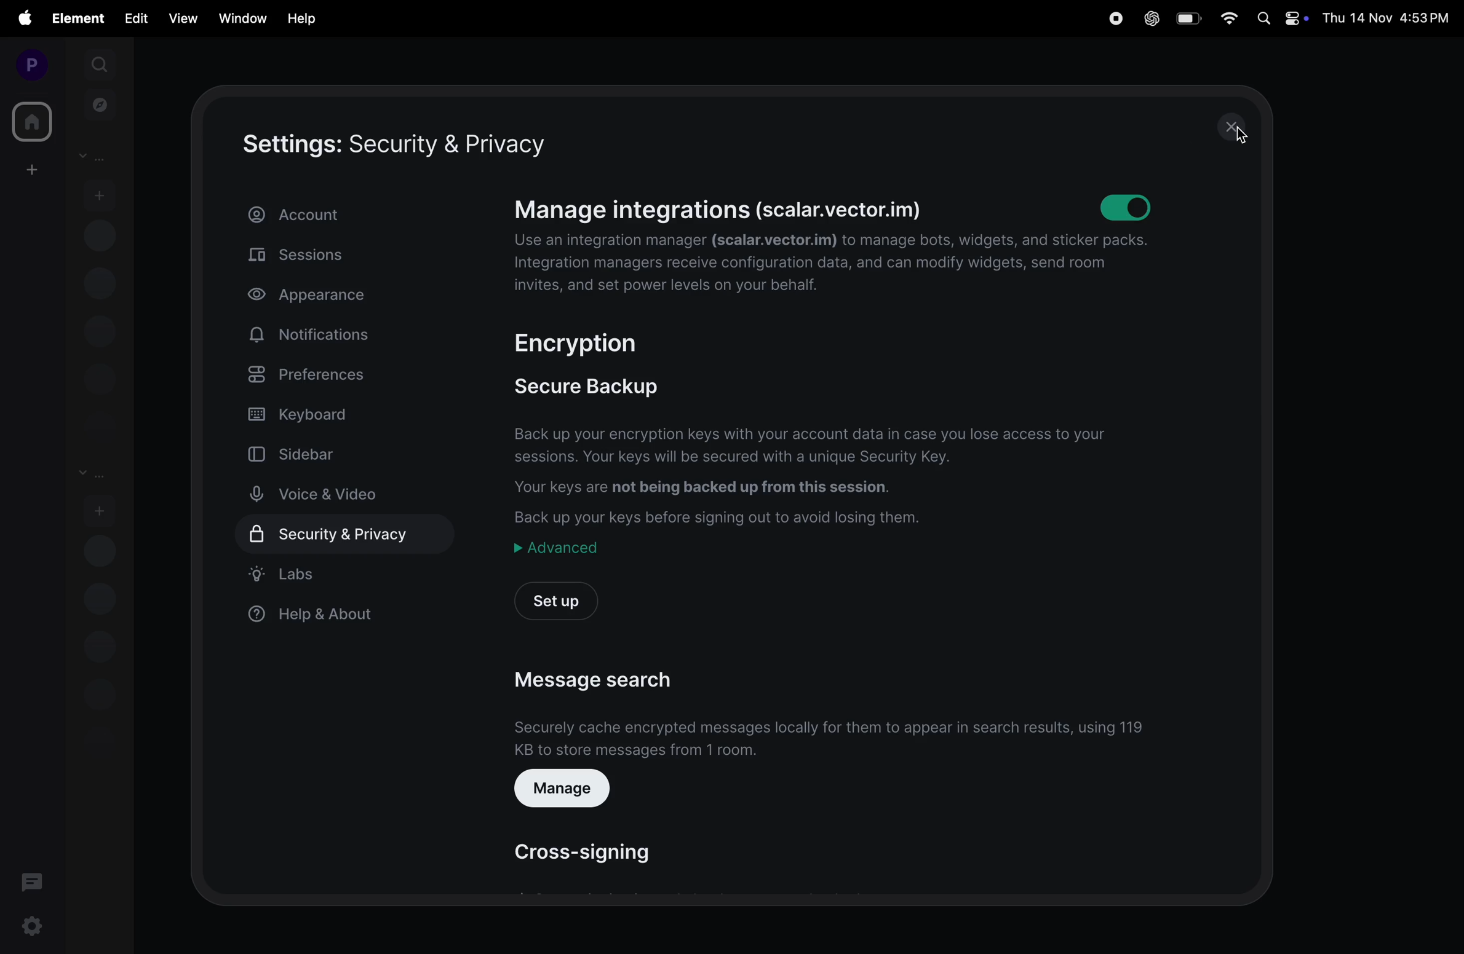 The width and height of the screenshot is (1464, 954). Describe the element at coordinates (1150, 18) in the screenshot. I see `chat gpt` at that location.